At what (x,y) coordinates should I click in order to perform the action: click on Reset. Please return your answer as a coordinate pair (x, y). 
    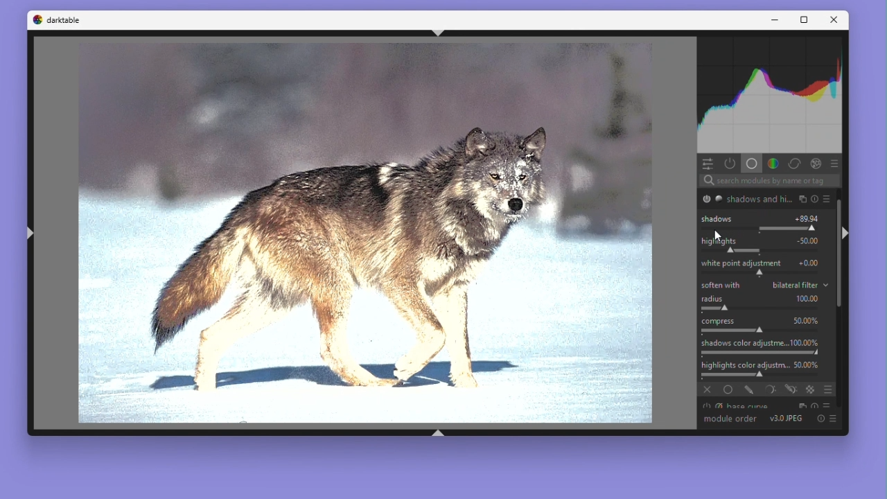
    Looking at the image, I should click on (823, 421).